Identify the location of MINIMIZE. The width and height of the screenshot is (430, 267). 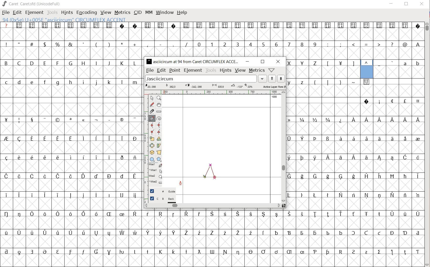
(391, 3).